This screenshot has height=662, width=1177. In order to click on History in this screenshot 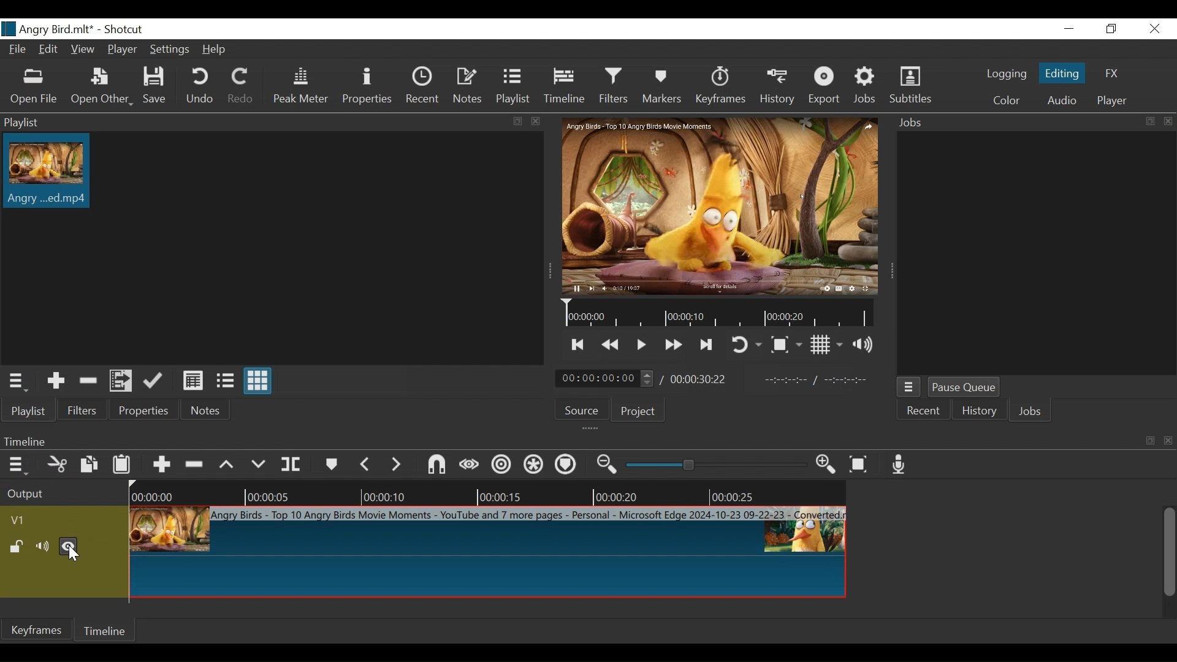, I will do `click(777, 86)`.